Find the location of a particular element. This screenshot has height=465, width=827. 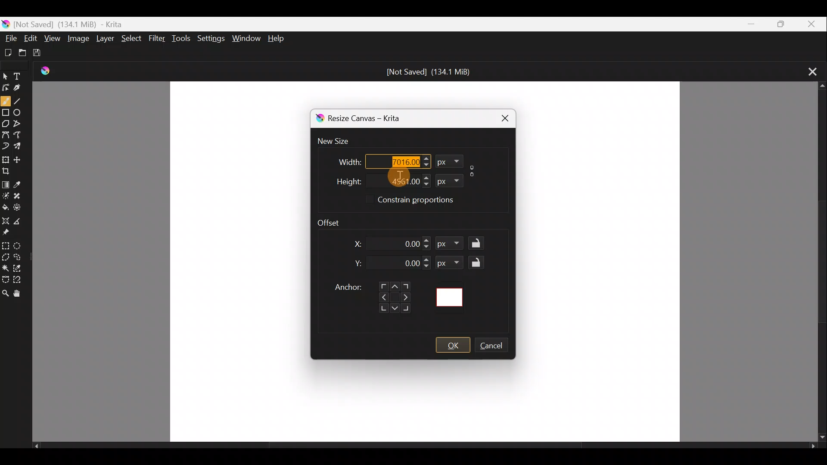

Close tab is located at coordinates (809, 71).